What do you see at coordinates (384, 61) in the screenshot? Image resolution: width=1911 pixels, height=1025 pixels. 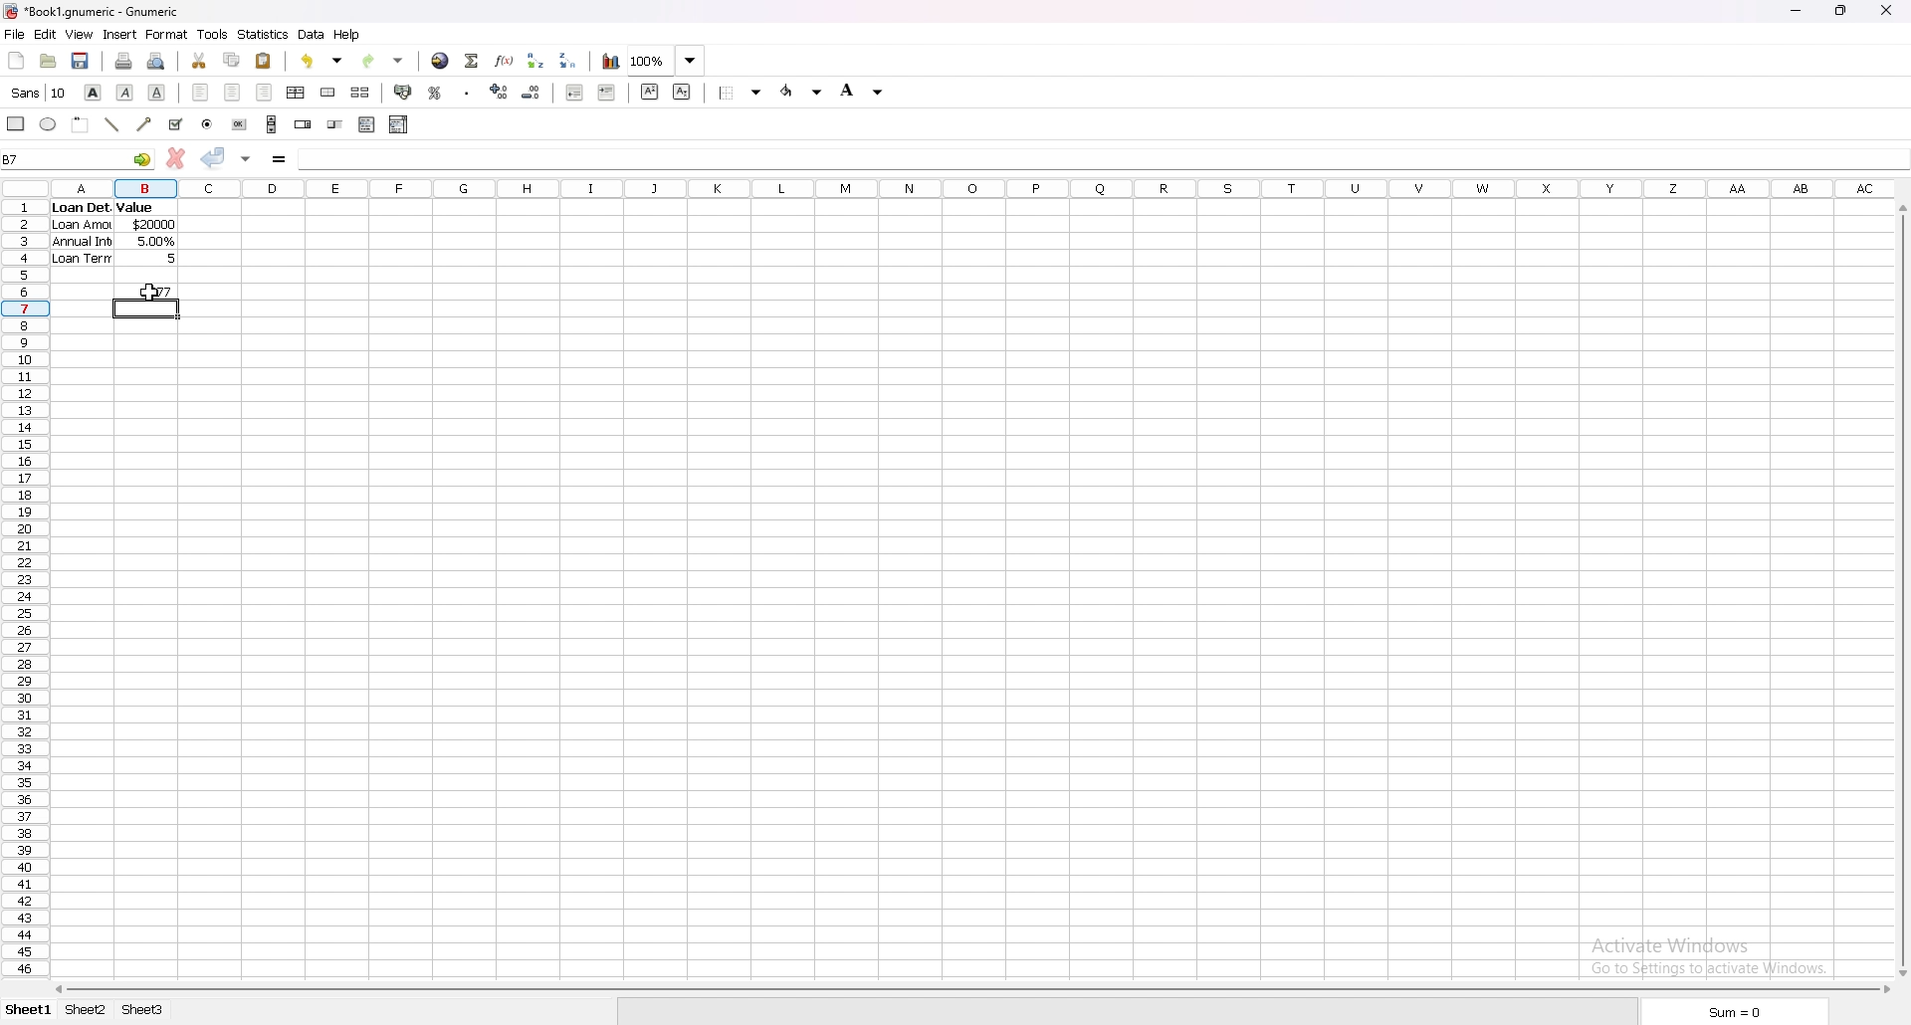 I see `redo` at bounding box center [384, 61].